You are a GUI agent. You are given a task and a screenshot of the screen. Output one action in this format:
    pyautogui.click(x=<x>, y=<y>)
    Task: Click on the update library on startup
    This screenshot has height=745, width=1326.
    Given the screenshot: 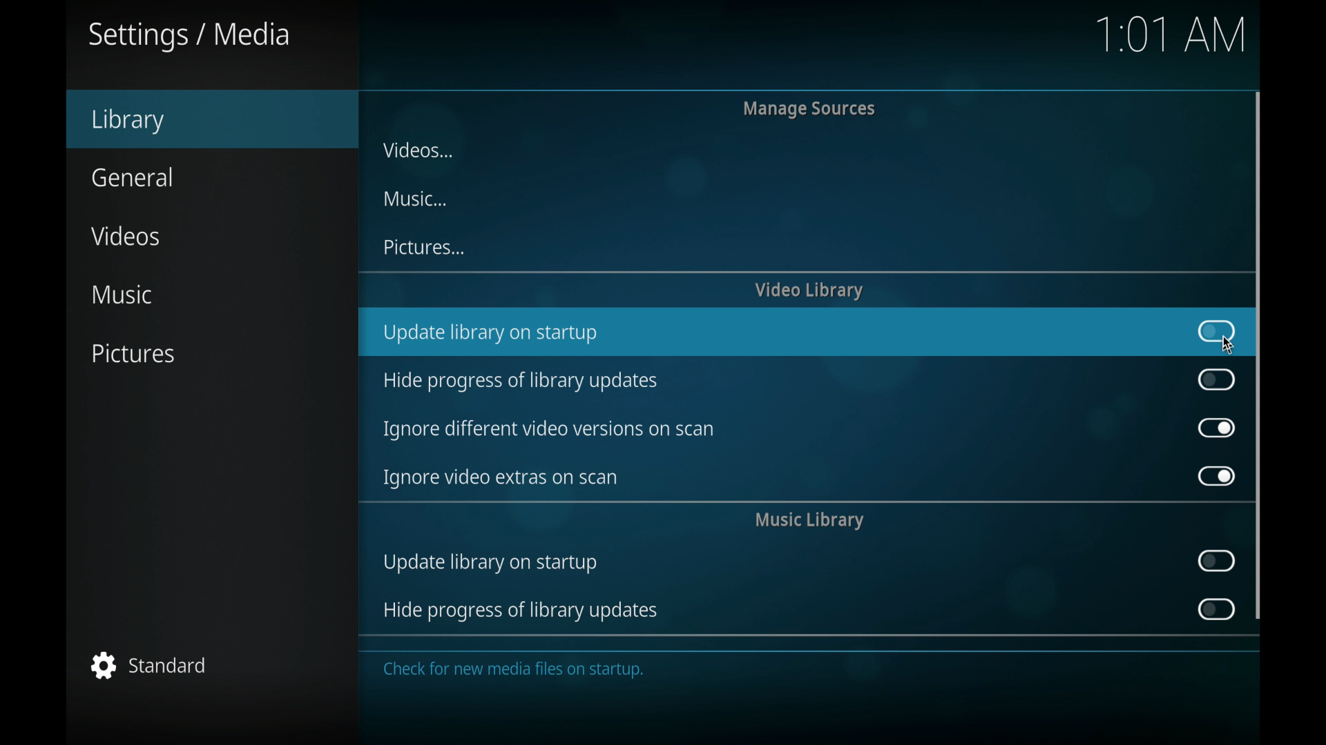 What is the action you would take?
    pyautogui.click(x=490, y=565)
    